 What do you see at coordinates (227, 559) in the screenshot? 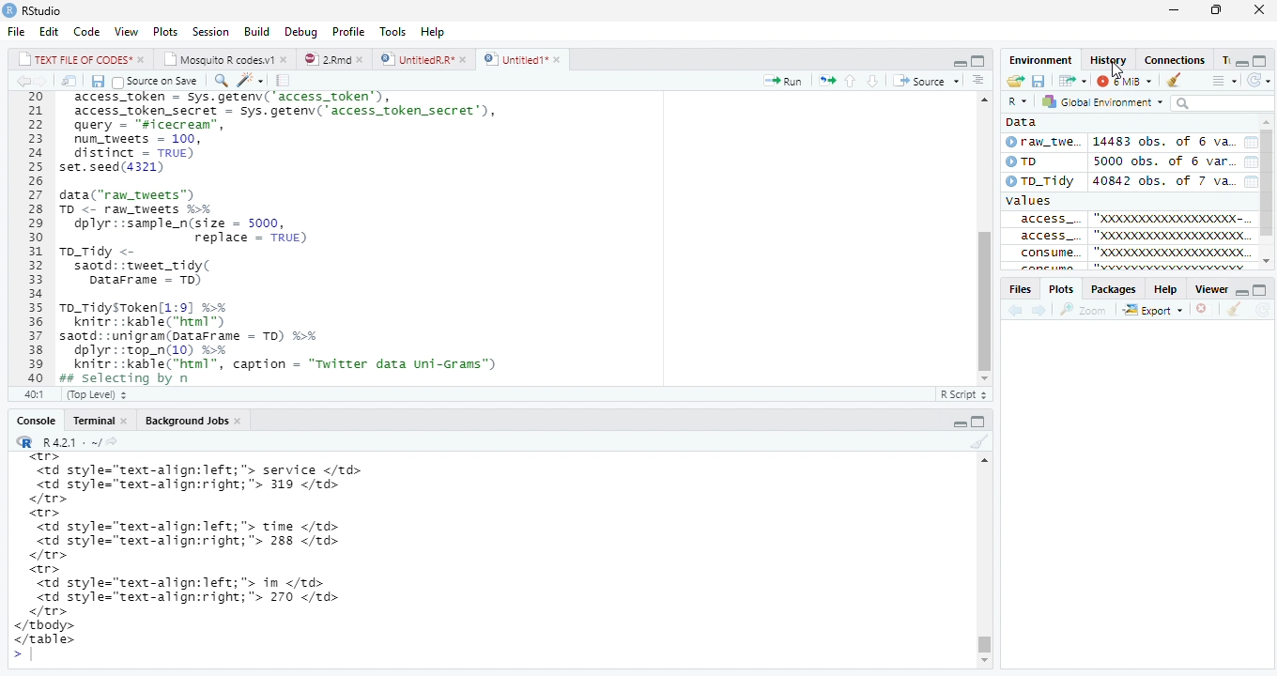
I see `<tr>
<td style="text-align:left; "> service </td>
<td style="text-align:right;"> 319 </td>
</tr>
<tr>
<td style="text-align:left; "> time </td>
<td style="text-align:right;"> 288 </td>
</tr>
<tr>
<td style="text-align:left; "> in </td>
<td style="text-align:right;"> 270 </td>
</tr>

</tbody>

</table>

>` at bounding box center [227, 559].